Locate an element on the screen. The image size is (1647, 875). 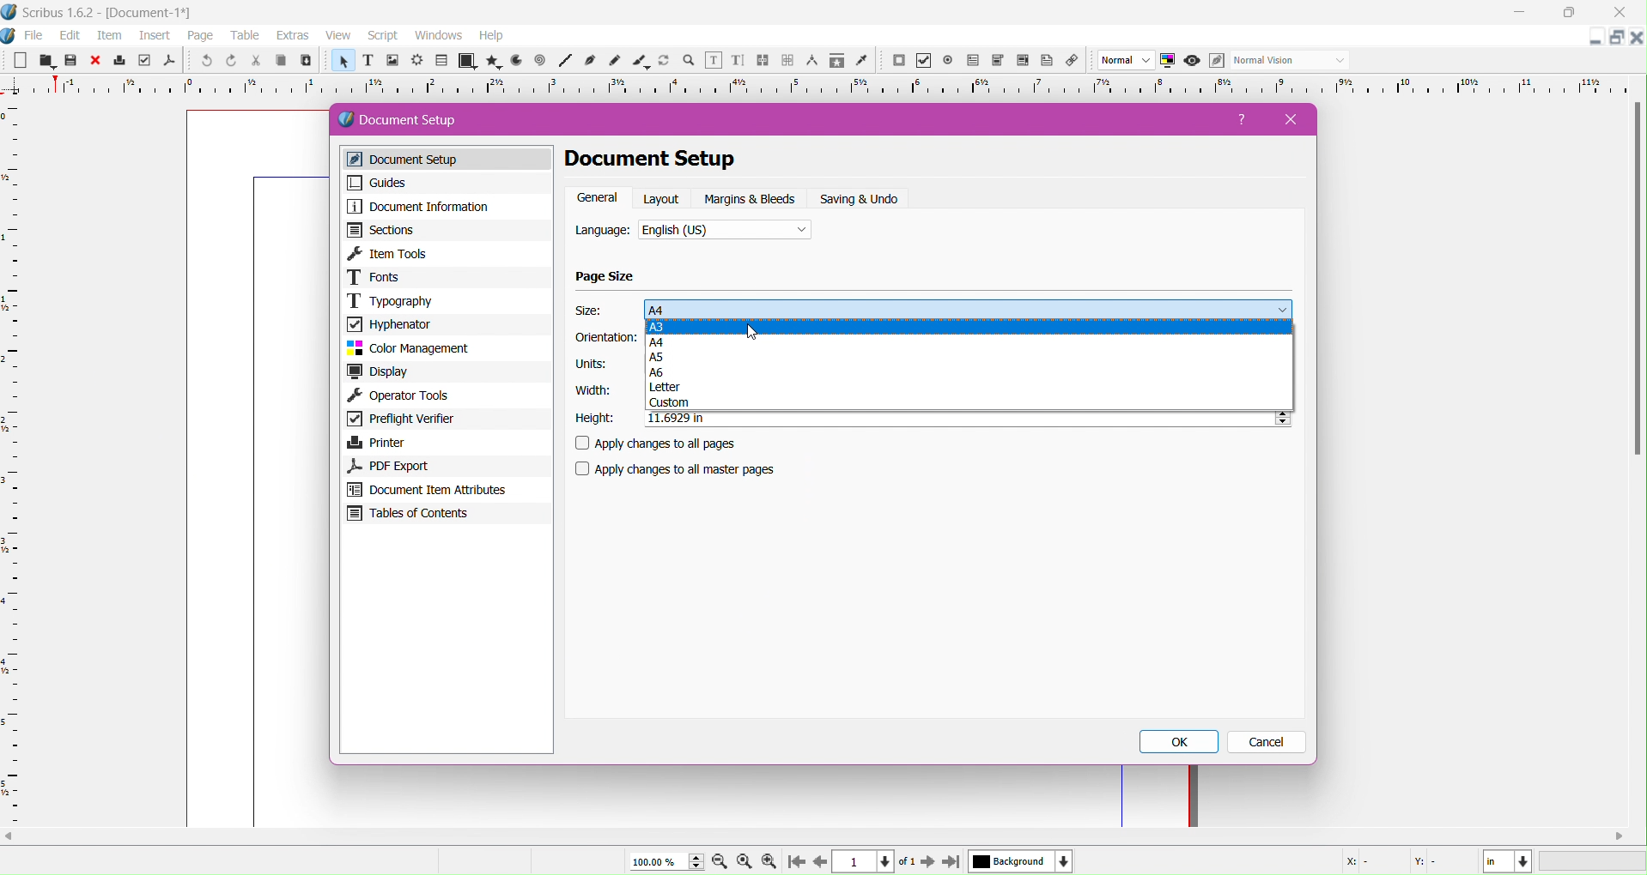
Language is located at coordinates (603, 232).